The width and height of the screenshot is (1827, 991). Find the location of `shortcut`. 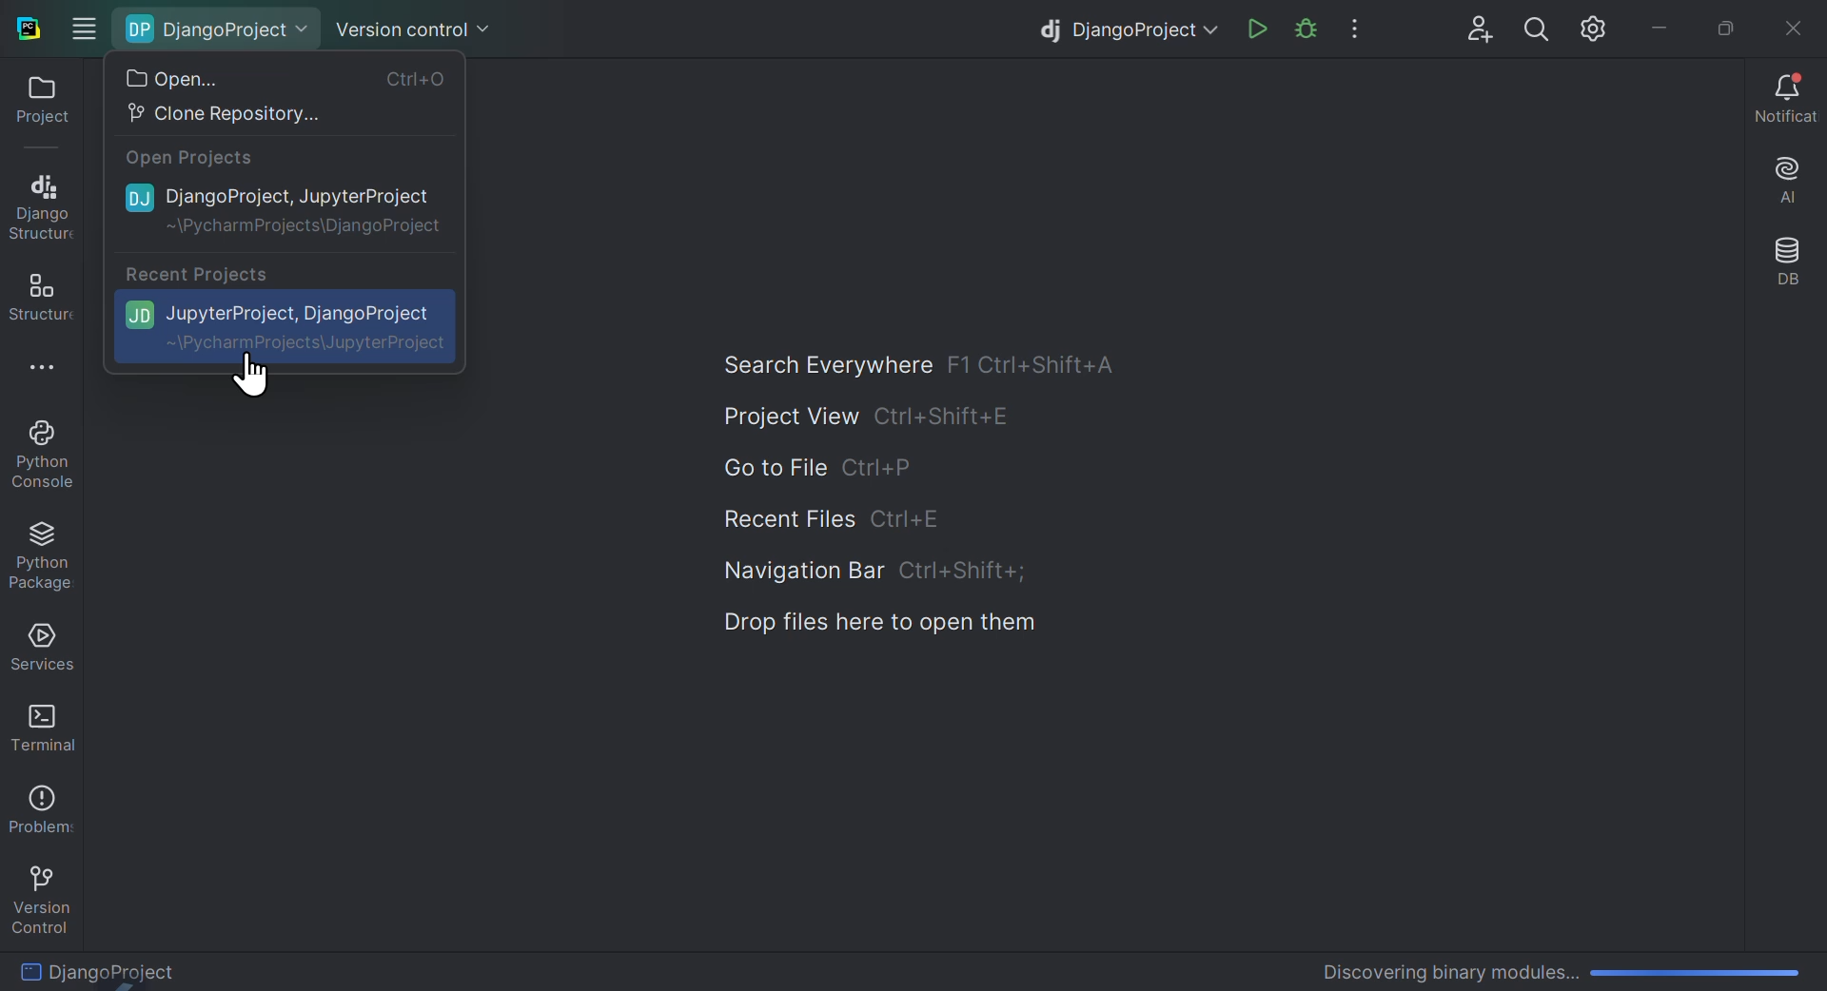

shortcut is located at coordinates (1042, 363).